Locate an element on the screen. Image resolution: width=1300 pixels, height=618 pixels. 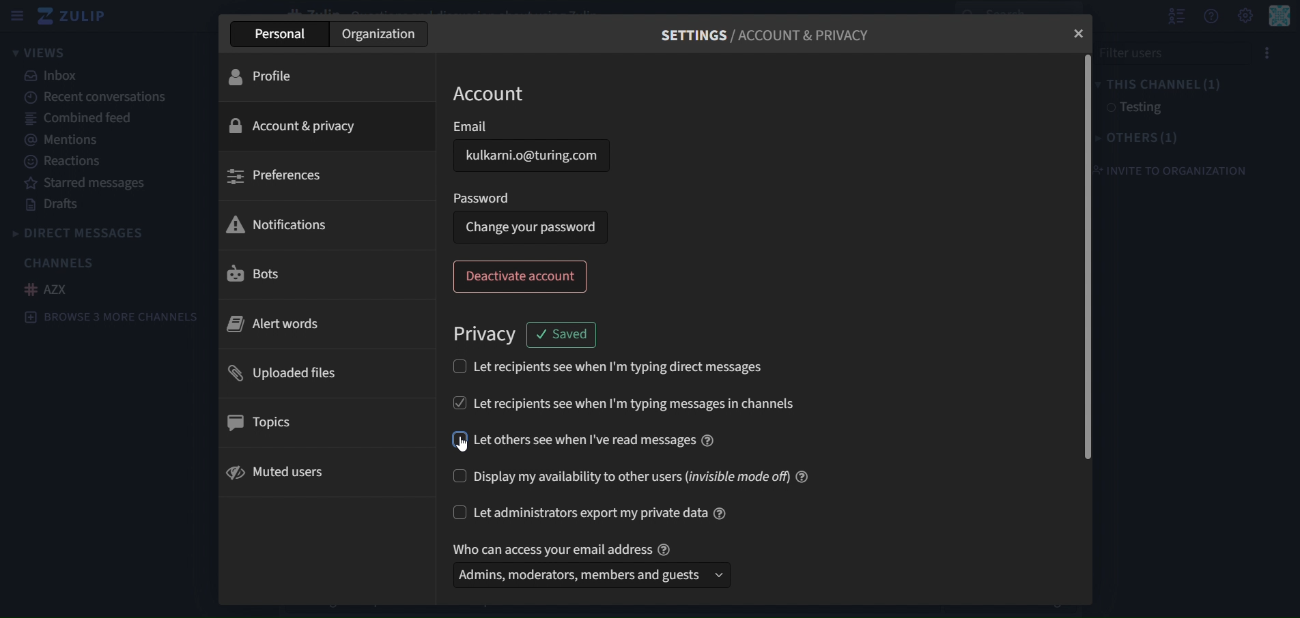
AZX is located at coordinates (51, 290).